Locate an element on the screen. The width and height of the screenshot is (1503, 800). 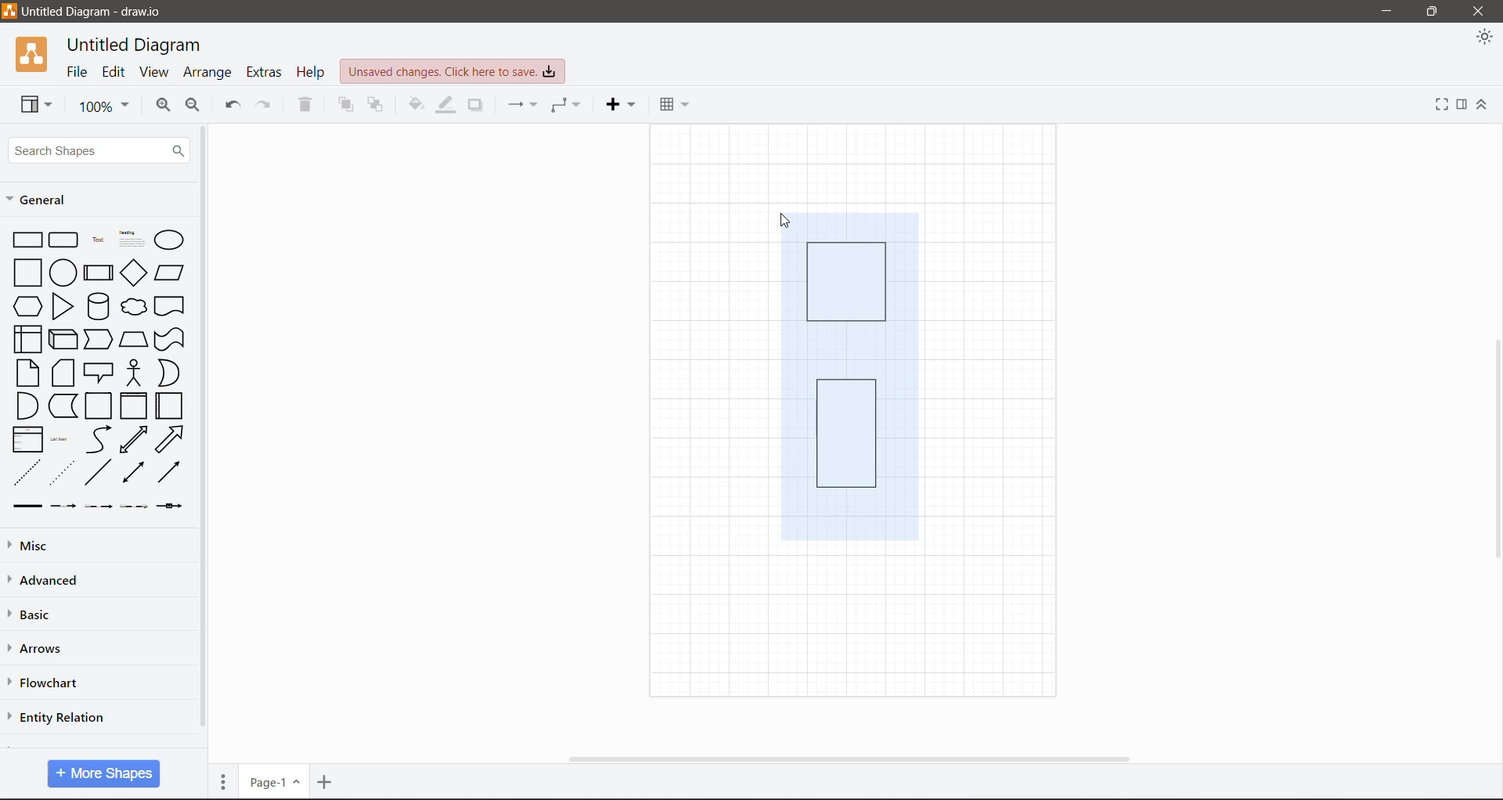
Shapes available in General is located at coordinates (96, 369).